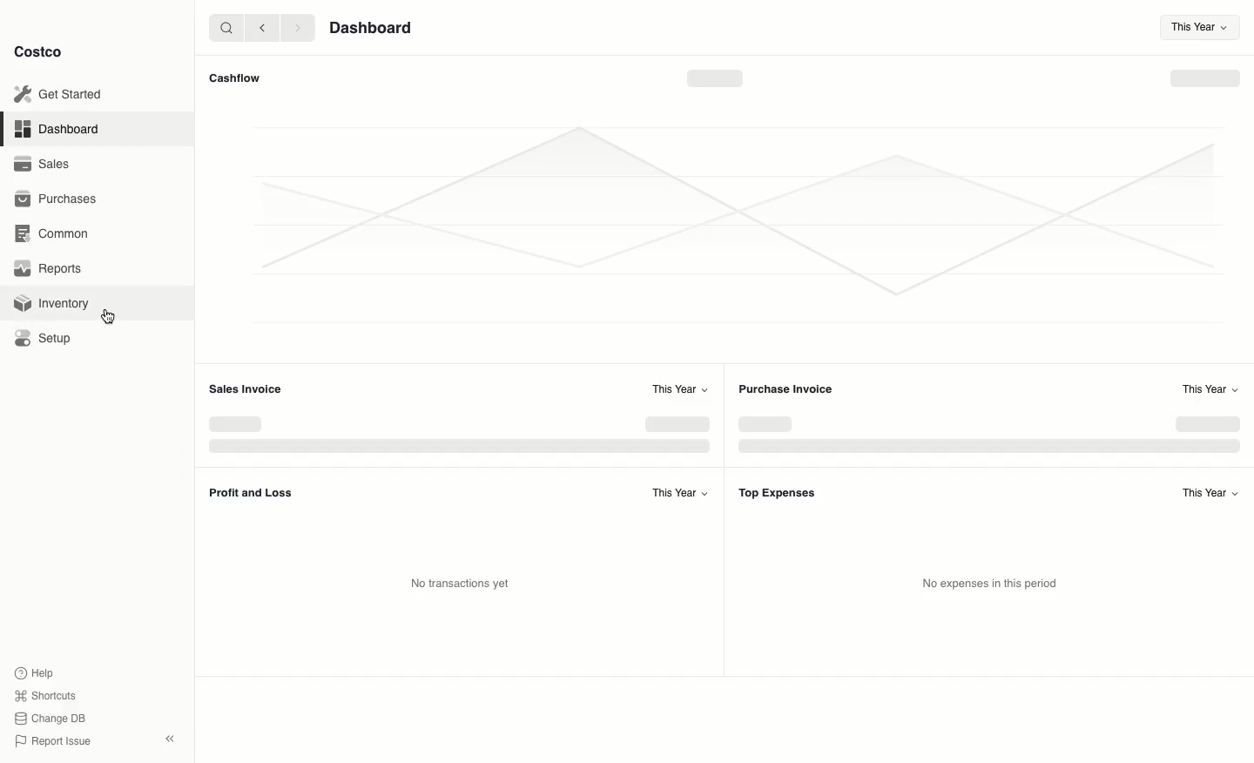 The height and width of the screenshot is (763, 1254). What do you see at coordinates (1206, 388) in the screenshot?
I see `This Year` at bounding box center [1206, 388].